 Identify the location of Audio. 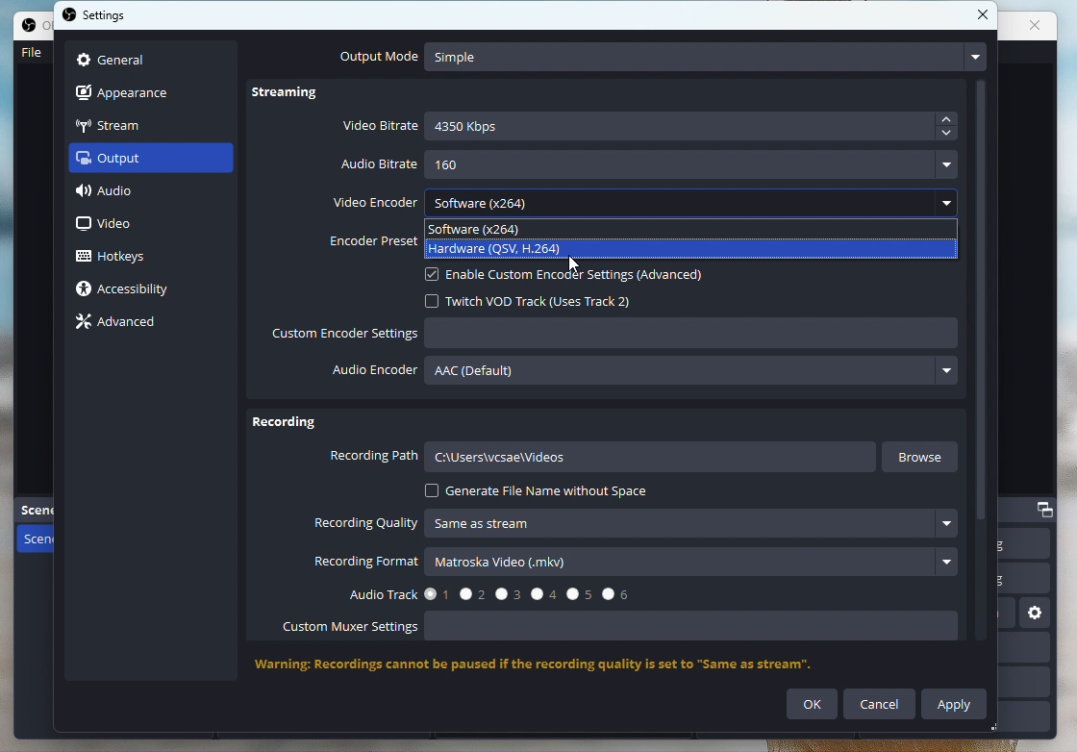
(126, 194).